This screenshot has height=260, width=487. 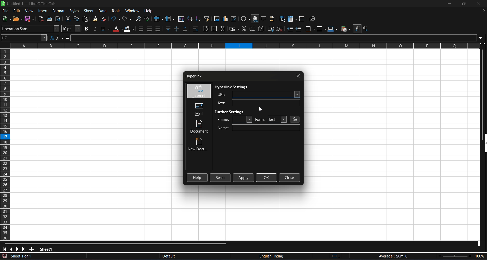 I want to click on scroll to last sheet , so click(x=24, y=249).